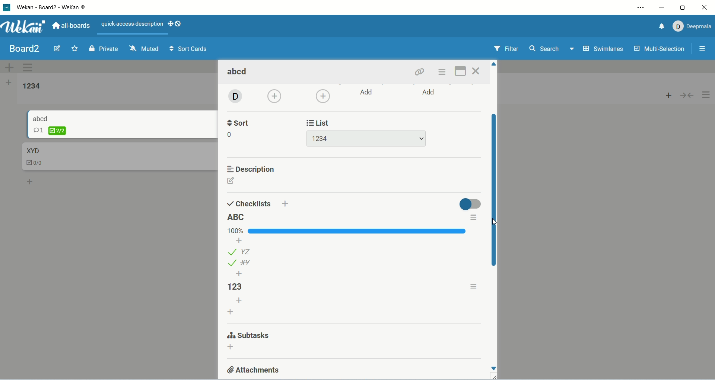 The image size is (715, 380). I want to click on Down, so click(493, 368).